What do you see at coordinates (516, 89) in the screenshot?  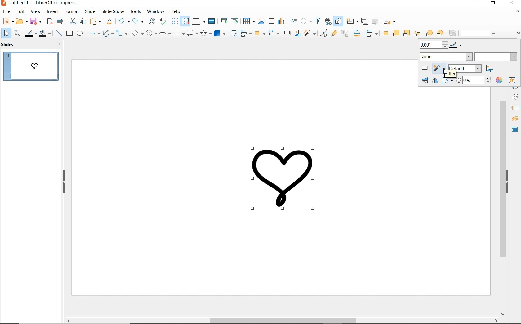 I see `NAVIGATOR` at bounding box center [516, 89].